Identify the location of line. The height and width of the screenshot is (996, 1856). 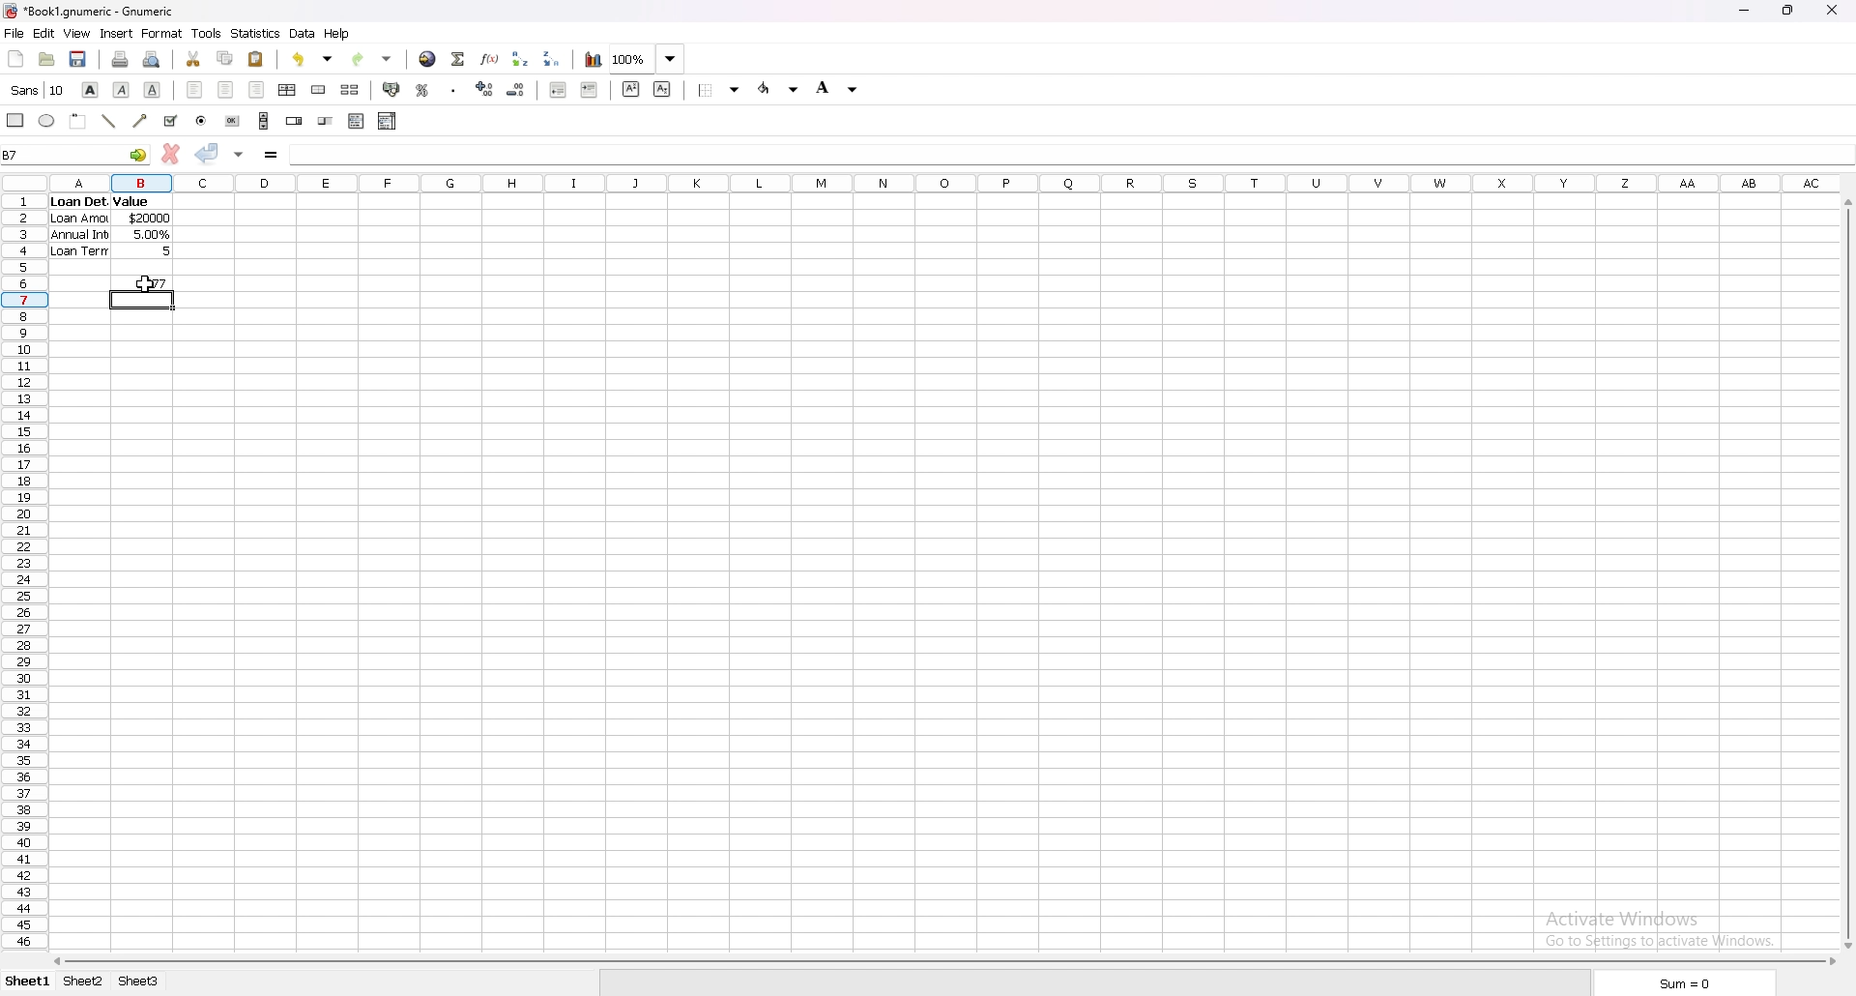
(109, 122).